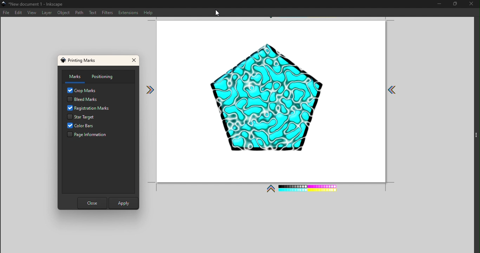 Image resolution: width=480 pixels, height=253 pixels. What do you see at coordinates (74, 77) in the screenshot?
I see `Marks` at bounding box center [74, 77].